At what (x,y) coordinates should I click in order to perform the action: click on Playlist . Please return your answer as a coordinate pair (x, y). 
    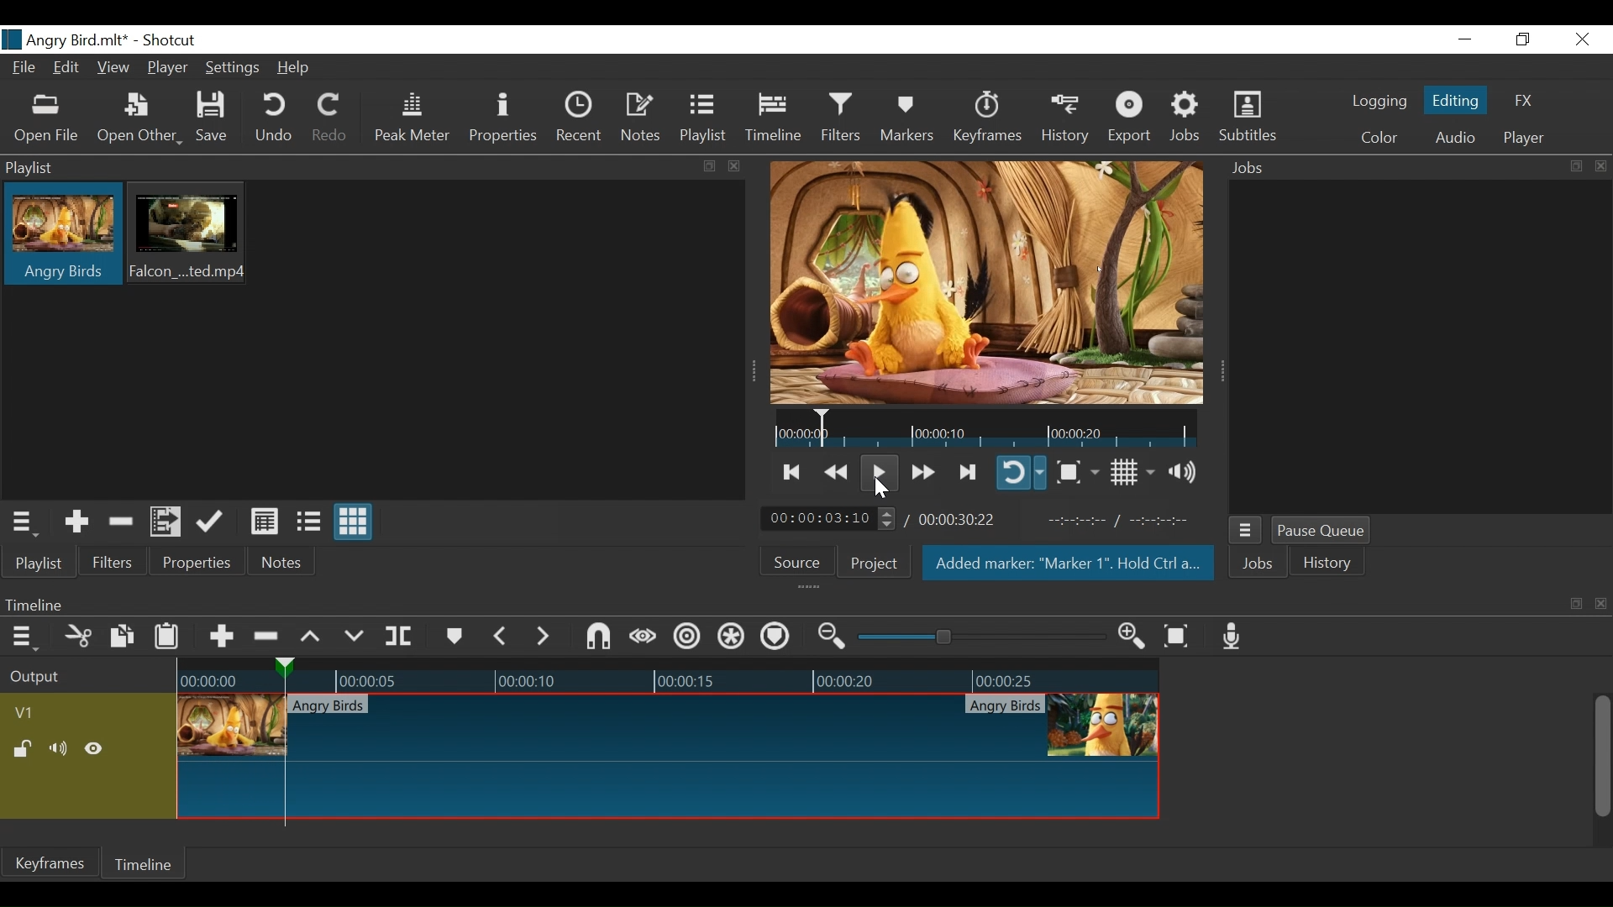
    Looking at the image, I should click on (38, 563).